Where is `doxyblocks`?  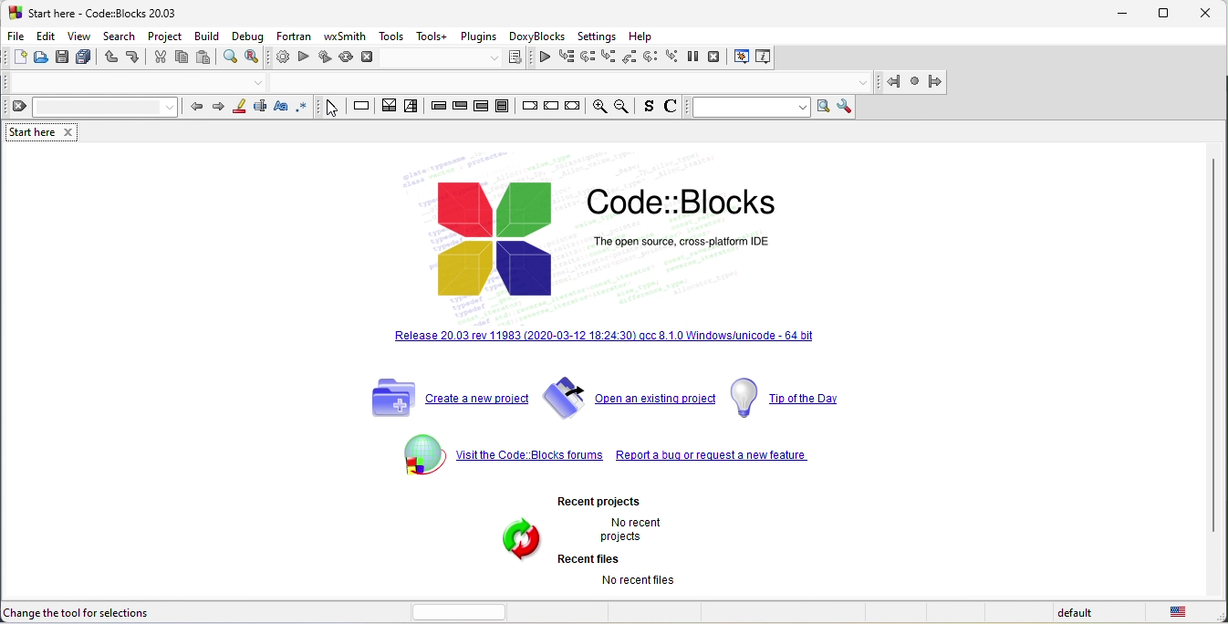
doxyblocks is located at coordinates (542, 37).